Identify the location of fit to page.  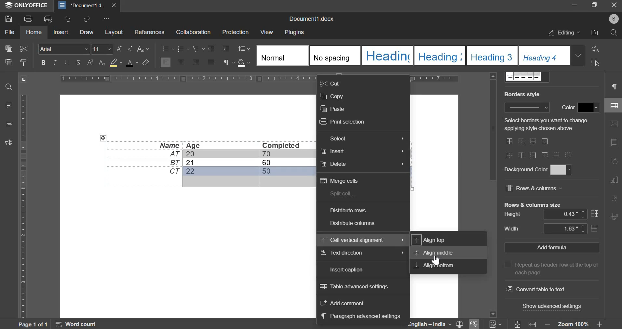
(516, 323).